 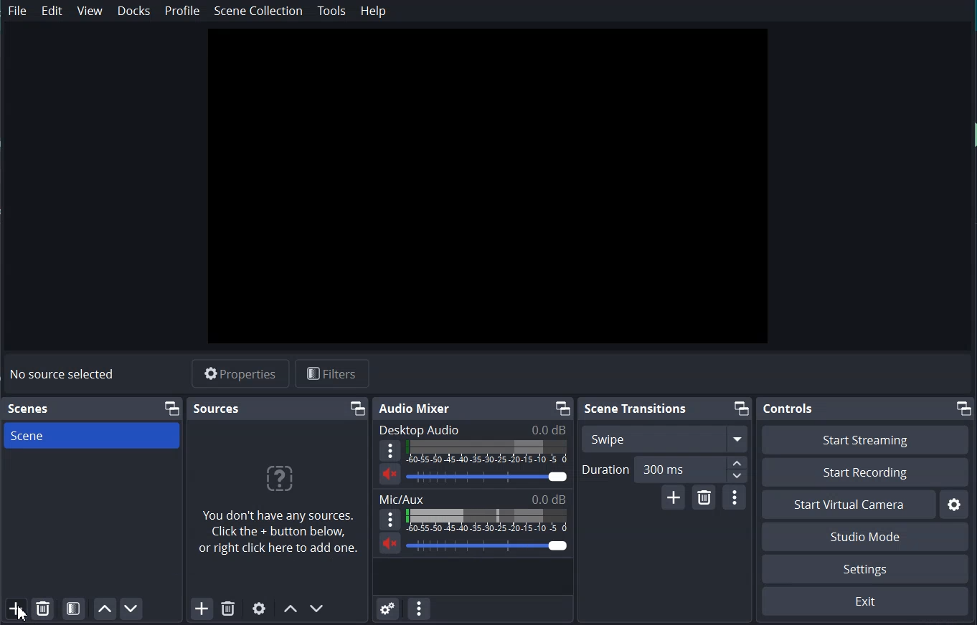 I want to click on Start Recording, so click(x=866, y=472).